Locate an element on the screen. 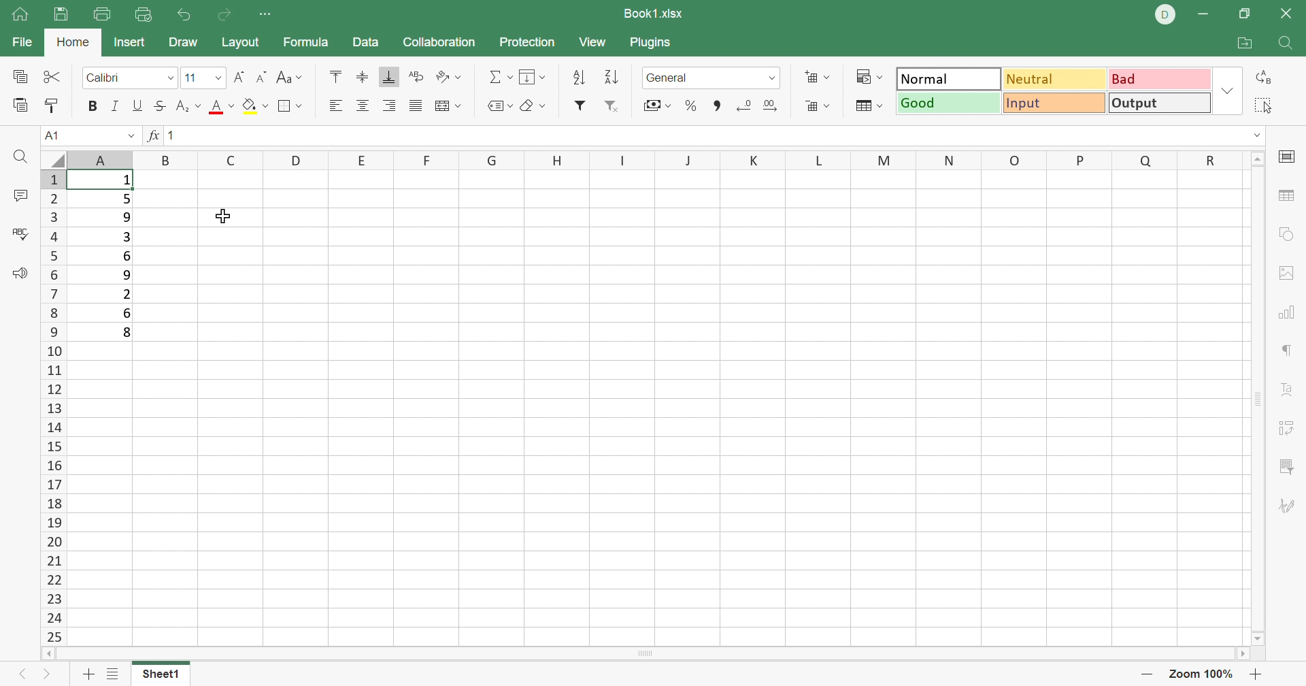  9 is located at coordinates (130, 274).